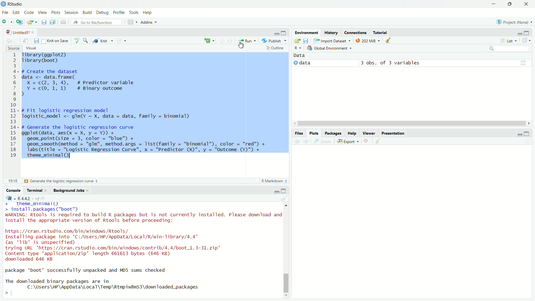 The height and width of the screenshot is (301, 535). I want to click on Help, so click(148, 12).